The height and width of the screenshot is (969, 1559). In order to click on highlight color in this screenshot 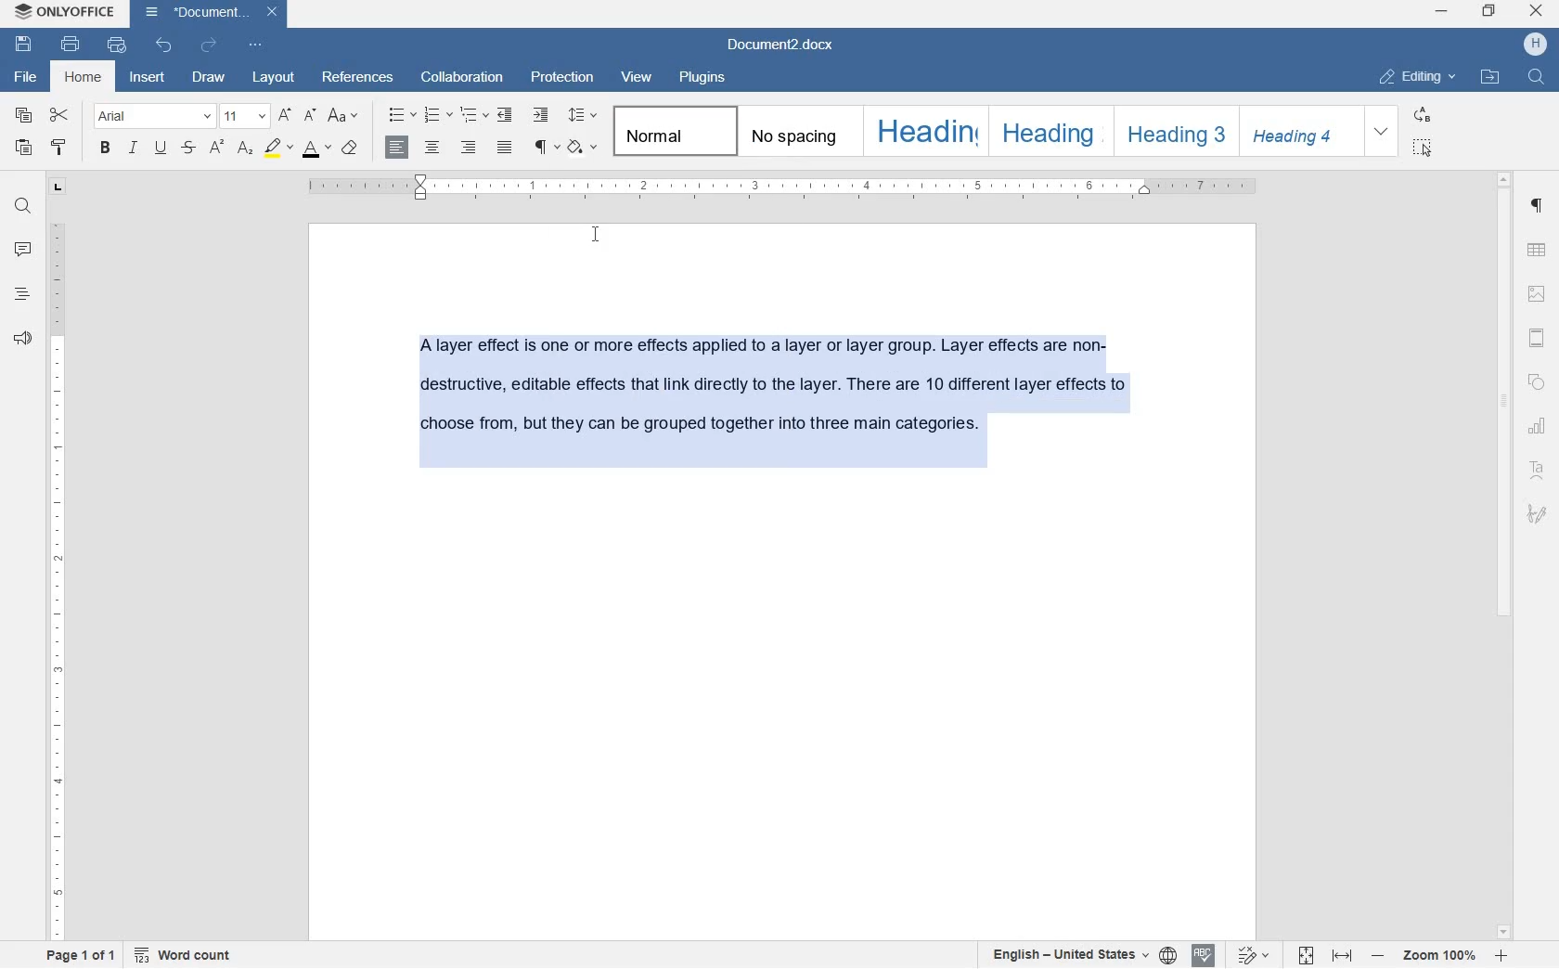, I will do `click(277, 149)`.